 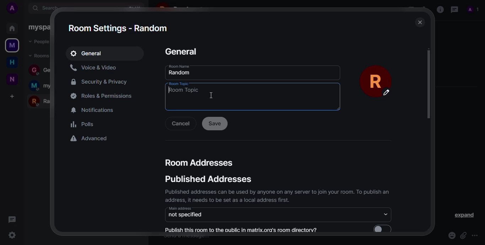 I want to click on myspace, so click(x=43, y=86).